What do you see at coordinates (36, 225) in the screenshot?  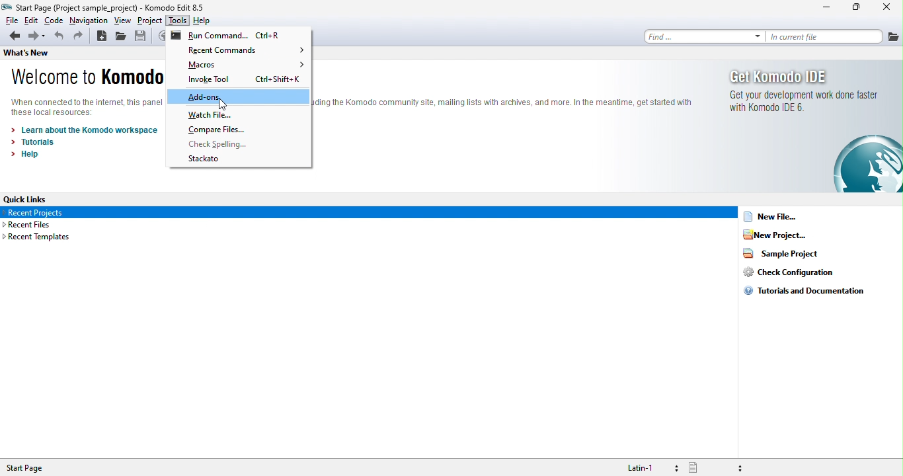 I see `recent files` at bounding box center [36, 225].